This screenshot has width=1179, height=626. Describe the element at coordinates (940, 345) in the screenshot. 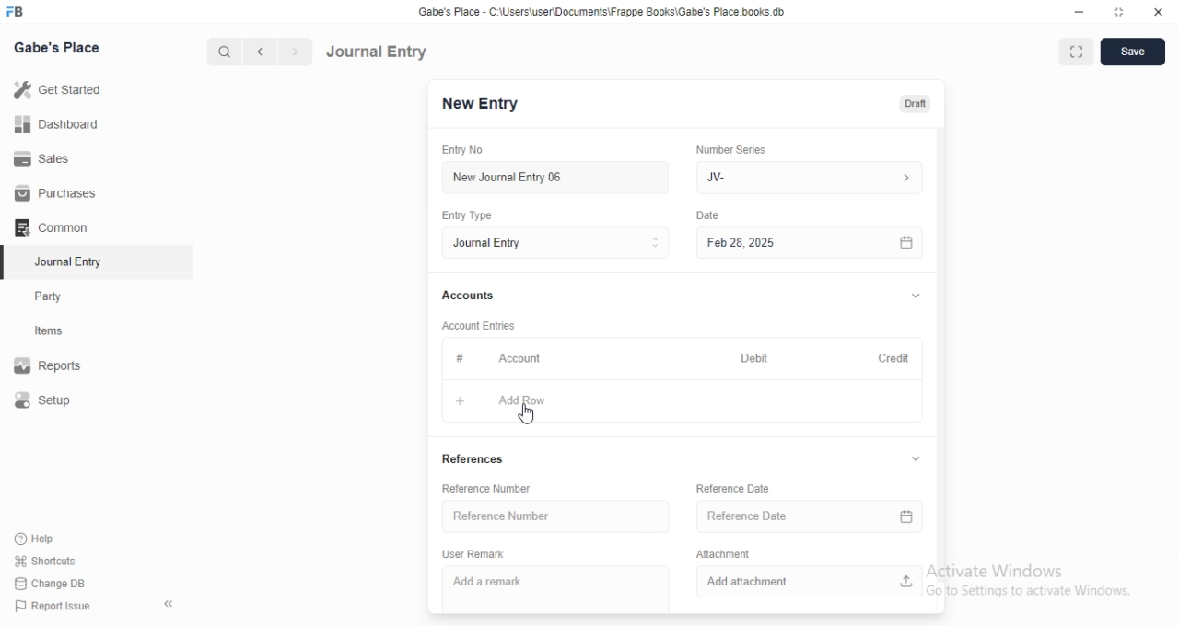

I see `vertical scrollbar` at that location.